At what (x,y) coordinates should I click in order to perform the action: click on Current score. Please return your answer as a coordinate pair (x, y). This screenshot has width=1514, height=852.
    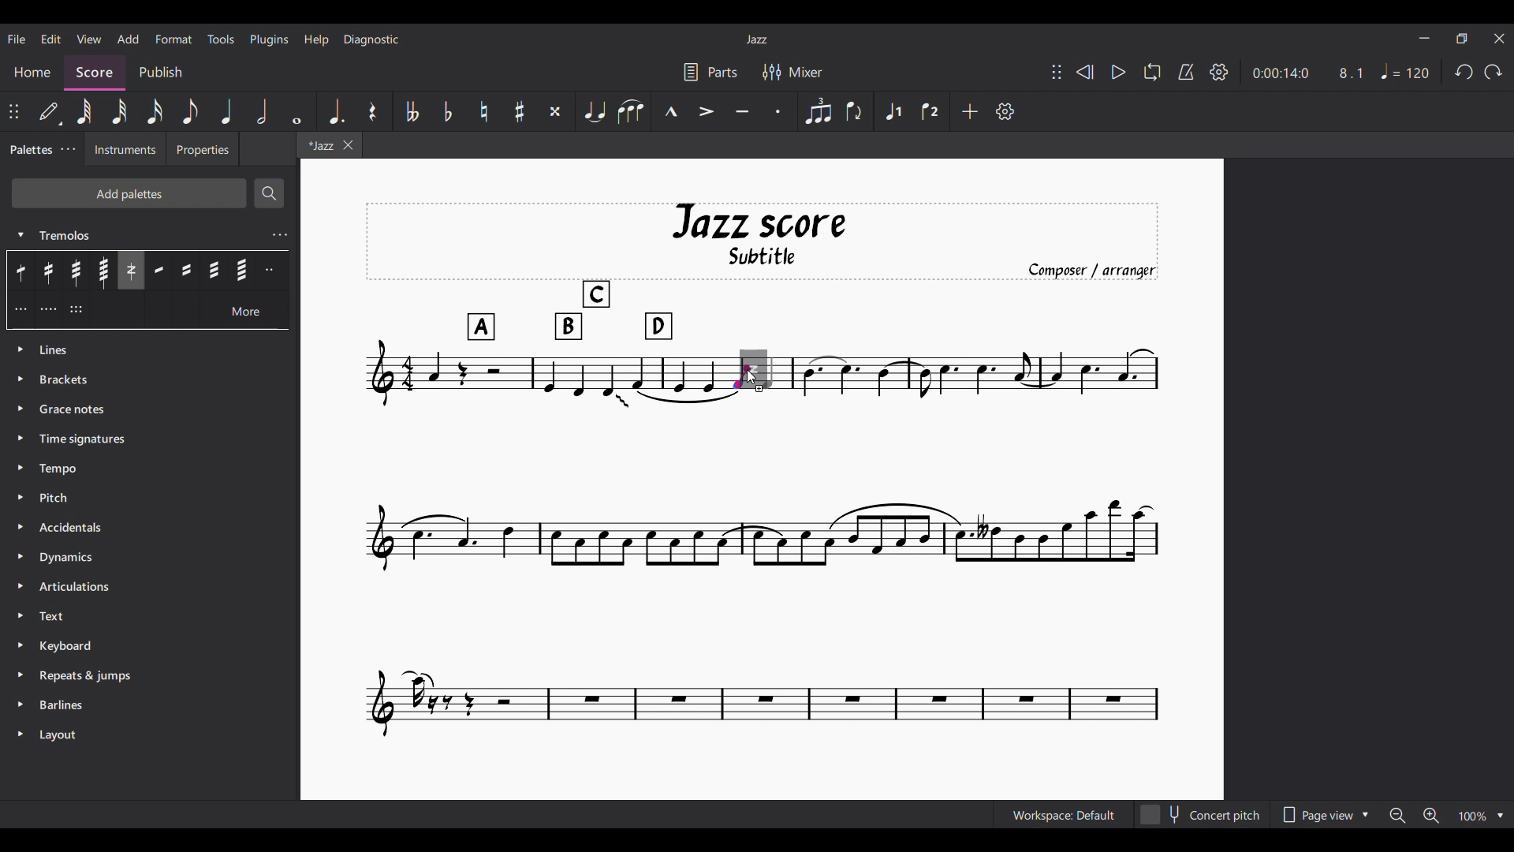
    Looking at the image, I should click on (763, 276).